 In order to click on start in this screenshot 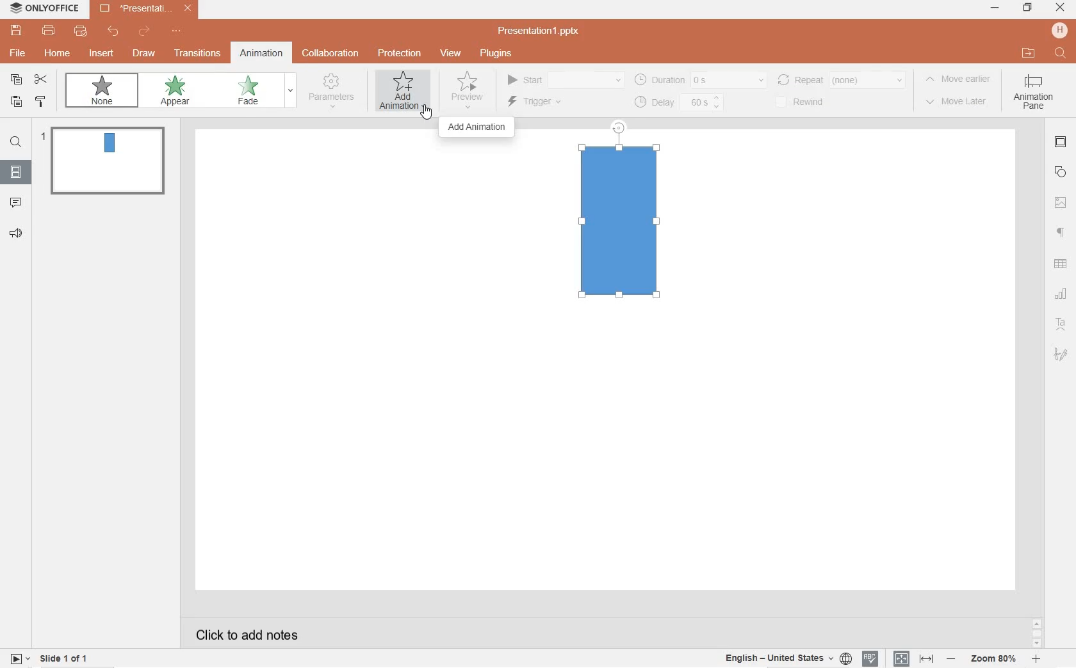, I will do `click(564, 78)`.